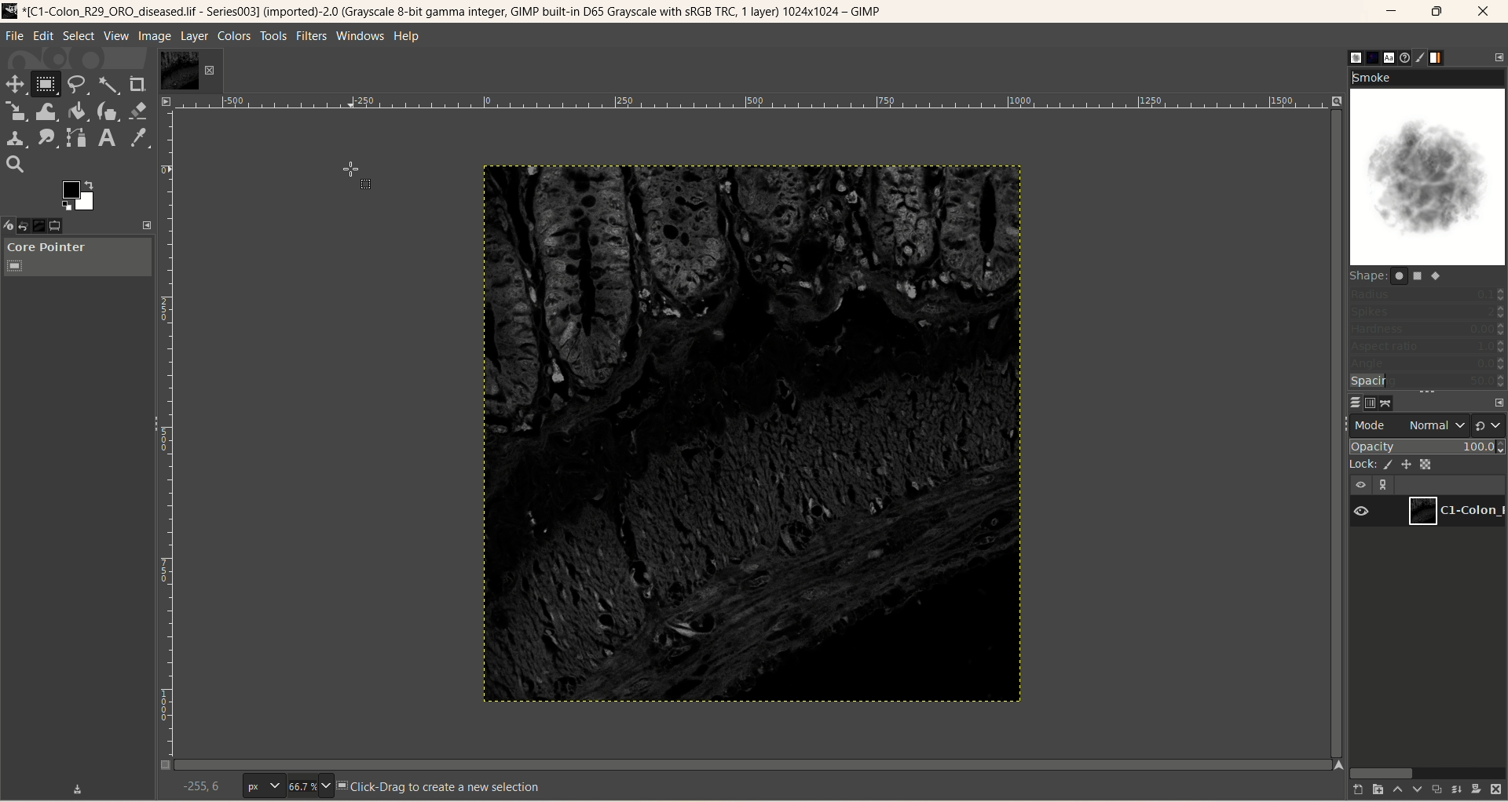 The height and width of the screenshot is (802, 1508). I want to click on layer1, so click(1458, 511).